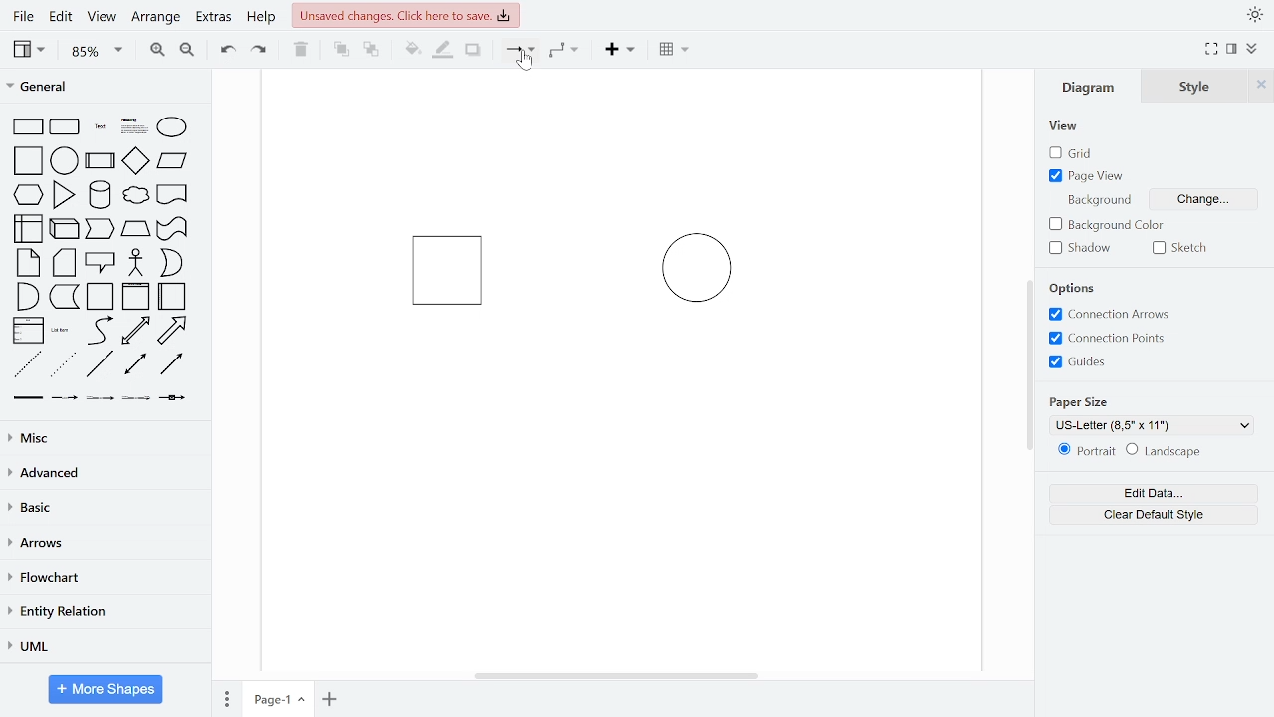 This screenshot has height=717, width=1274. I want to click on current page, so click(278, 698).